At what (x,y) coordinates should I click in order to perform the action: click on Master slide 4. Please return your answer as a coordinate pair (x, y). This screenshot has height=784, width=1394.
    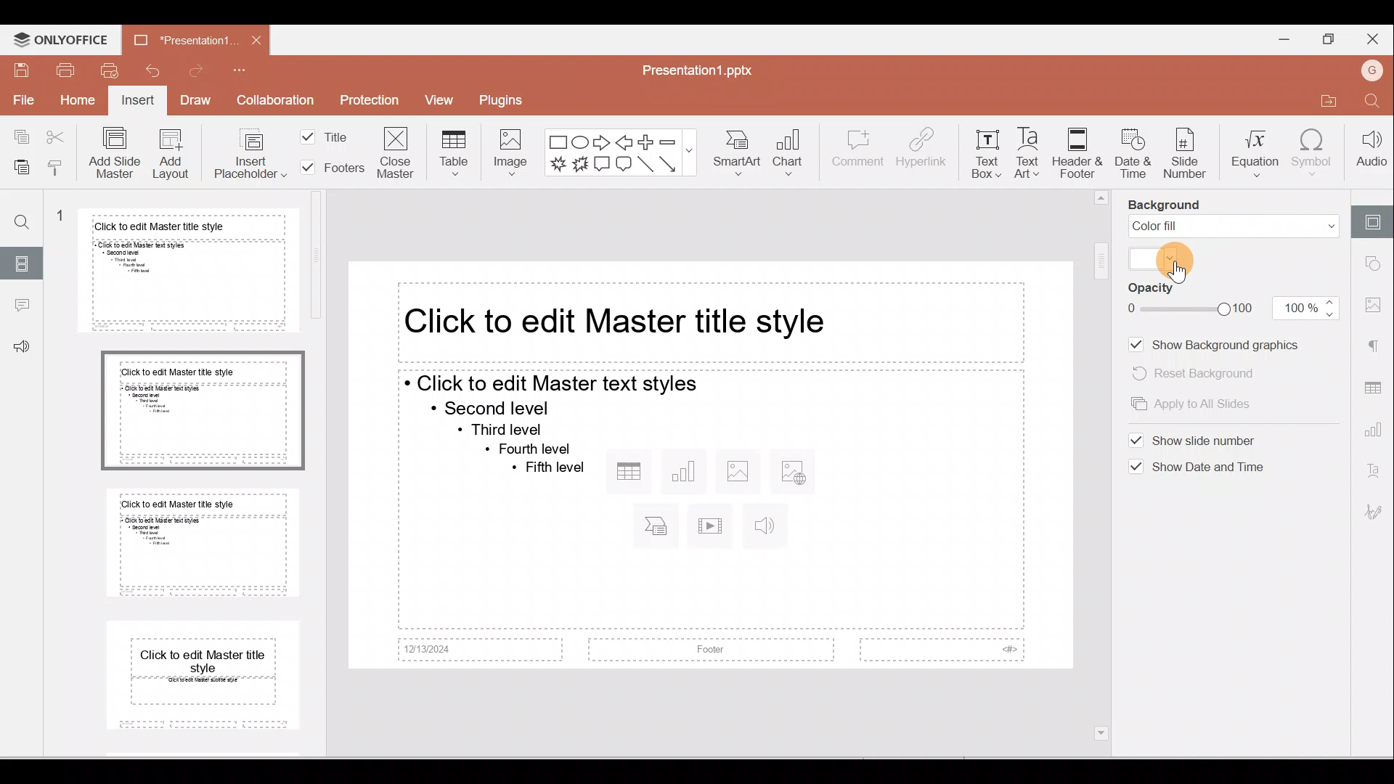
    Looking at the image, I should click on (203, 677).